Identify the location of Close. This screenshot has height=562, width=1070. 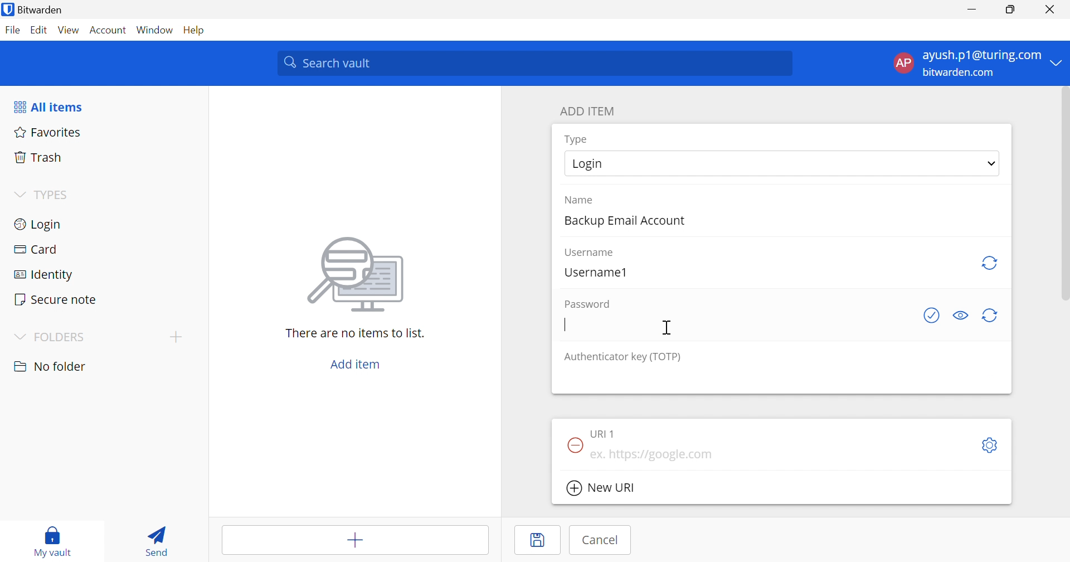
(1050, 9).